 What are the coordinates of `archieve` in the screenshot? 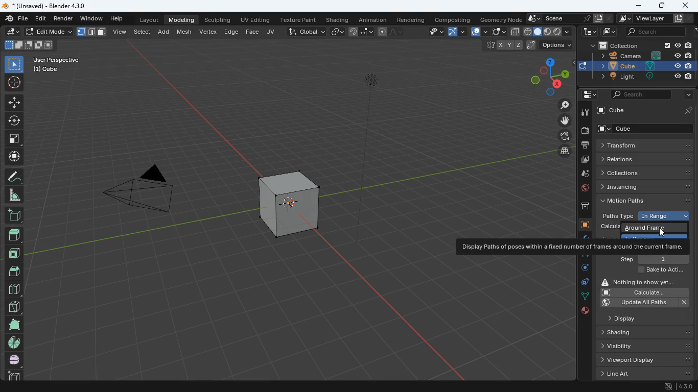 It's located at (583, 207).